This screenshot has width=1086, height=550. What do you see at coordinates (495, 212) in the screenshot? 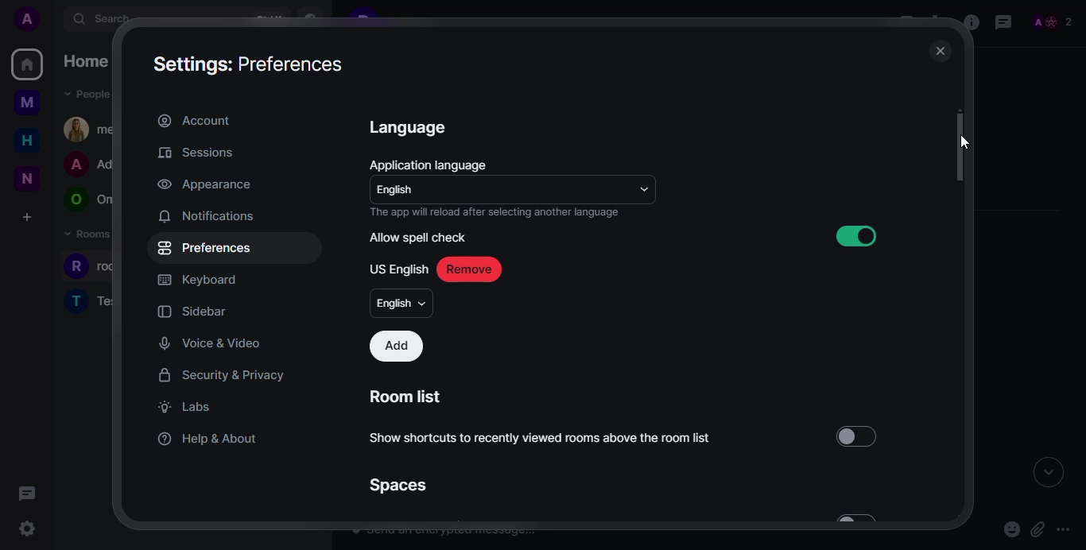
I see `The app will reload after selecting another language` at bounding box center [495, 212].